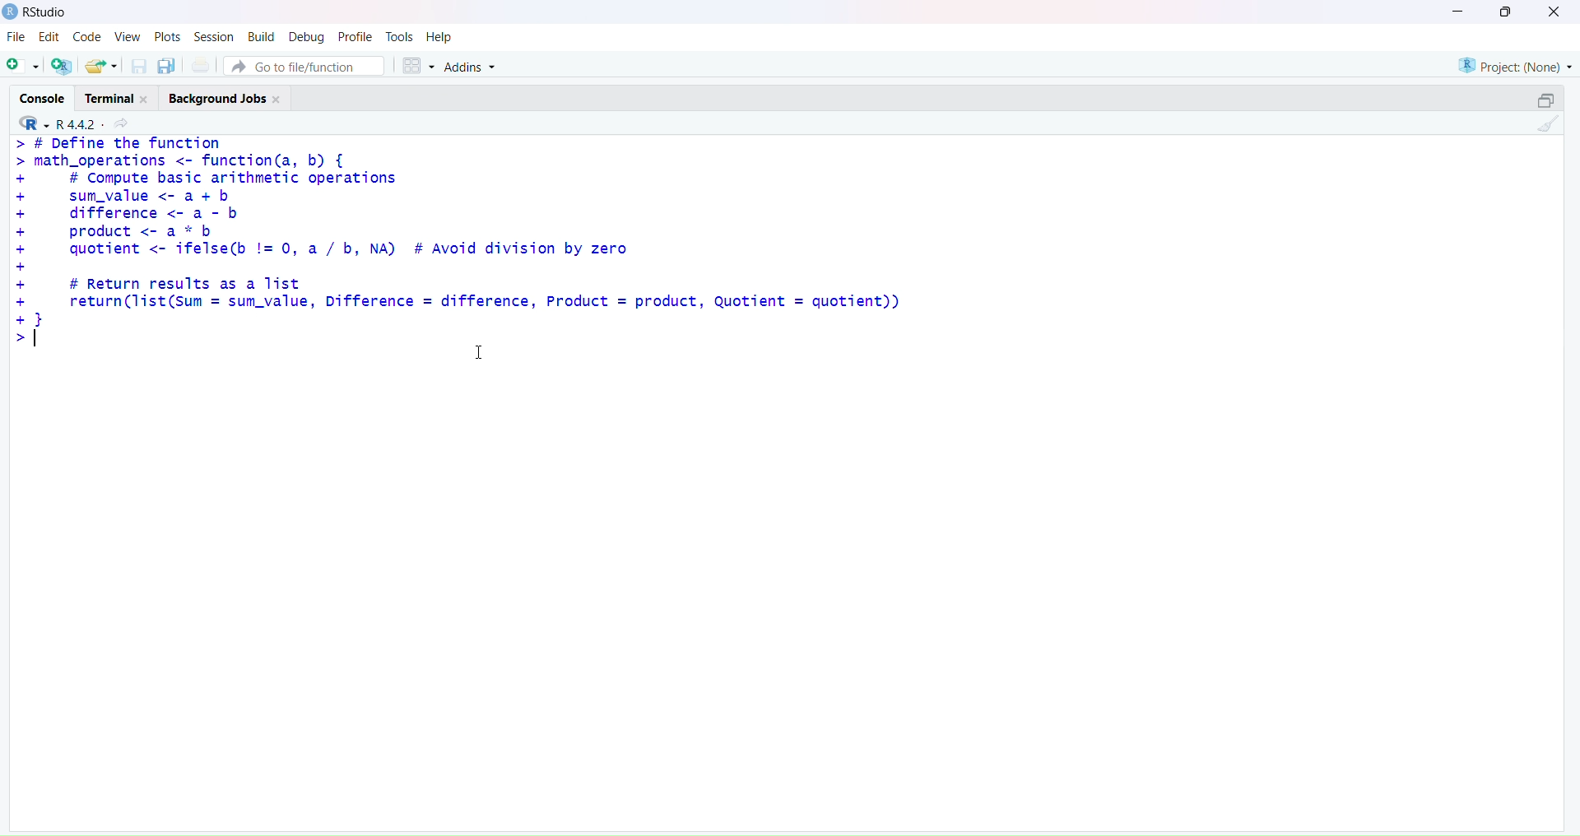 Image resolution: width=1580 pixels, height=836 pixels. Describe the element at coordinates (258, 36) in the screenshot. I see `Build` at that location.